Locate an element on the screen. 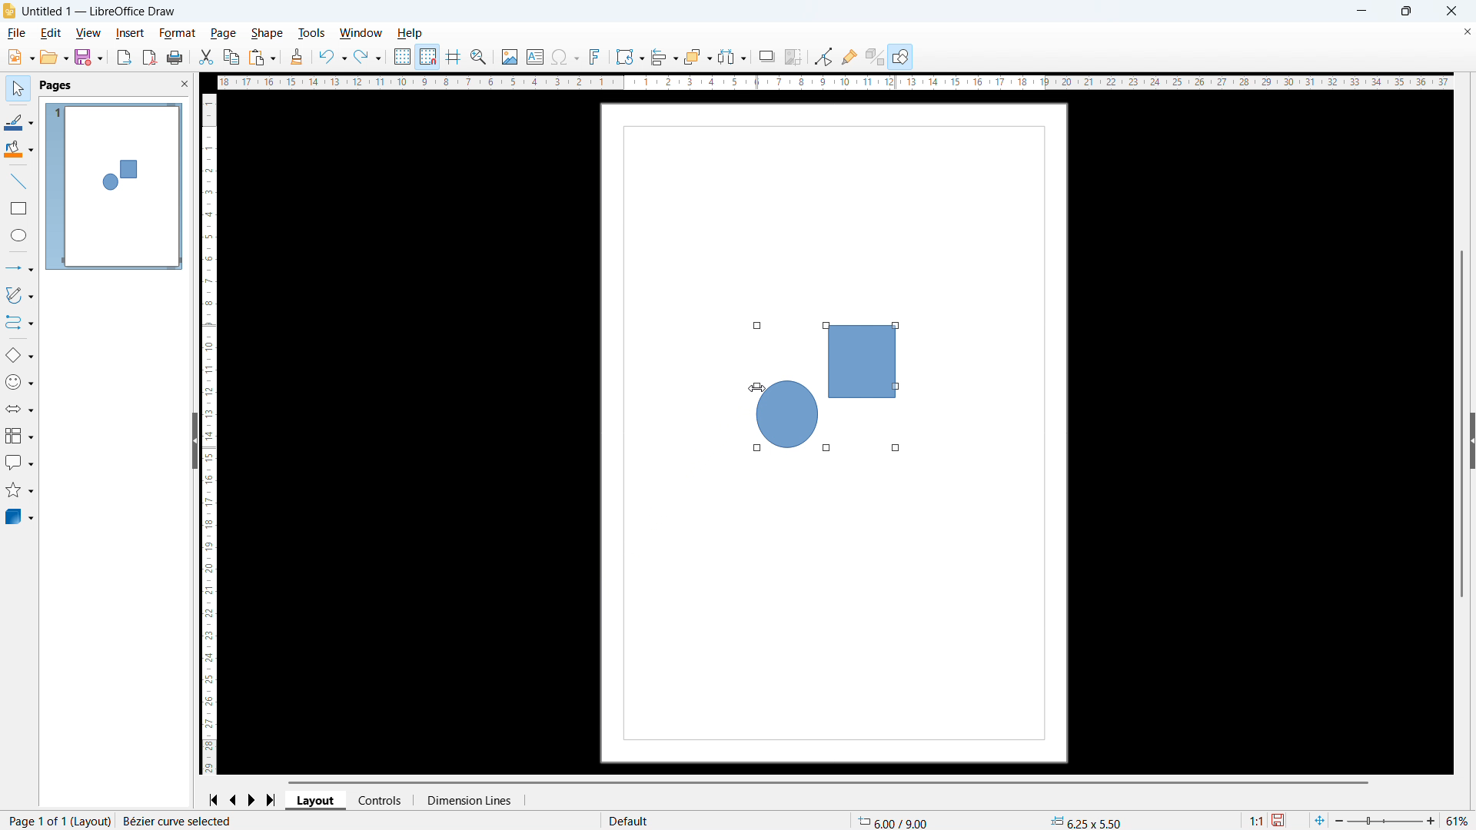 The width and height of the screenshot is (1476, 830). Hide pane  is located at coordinates (197, 440).